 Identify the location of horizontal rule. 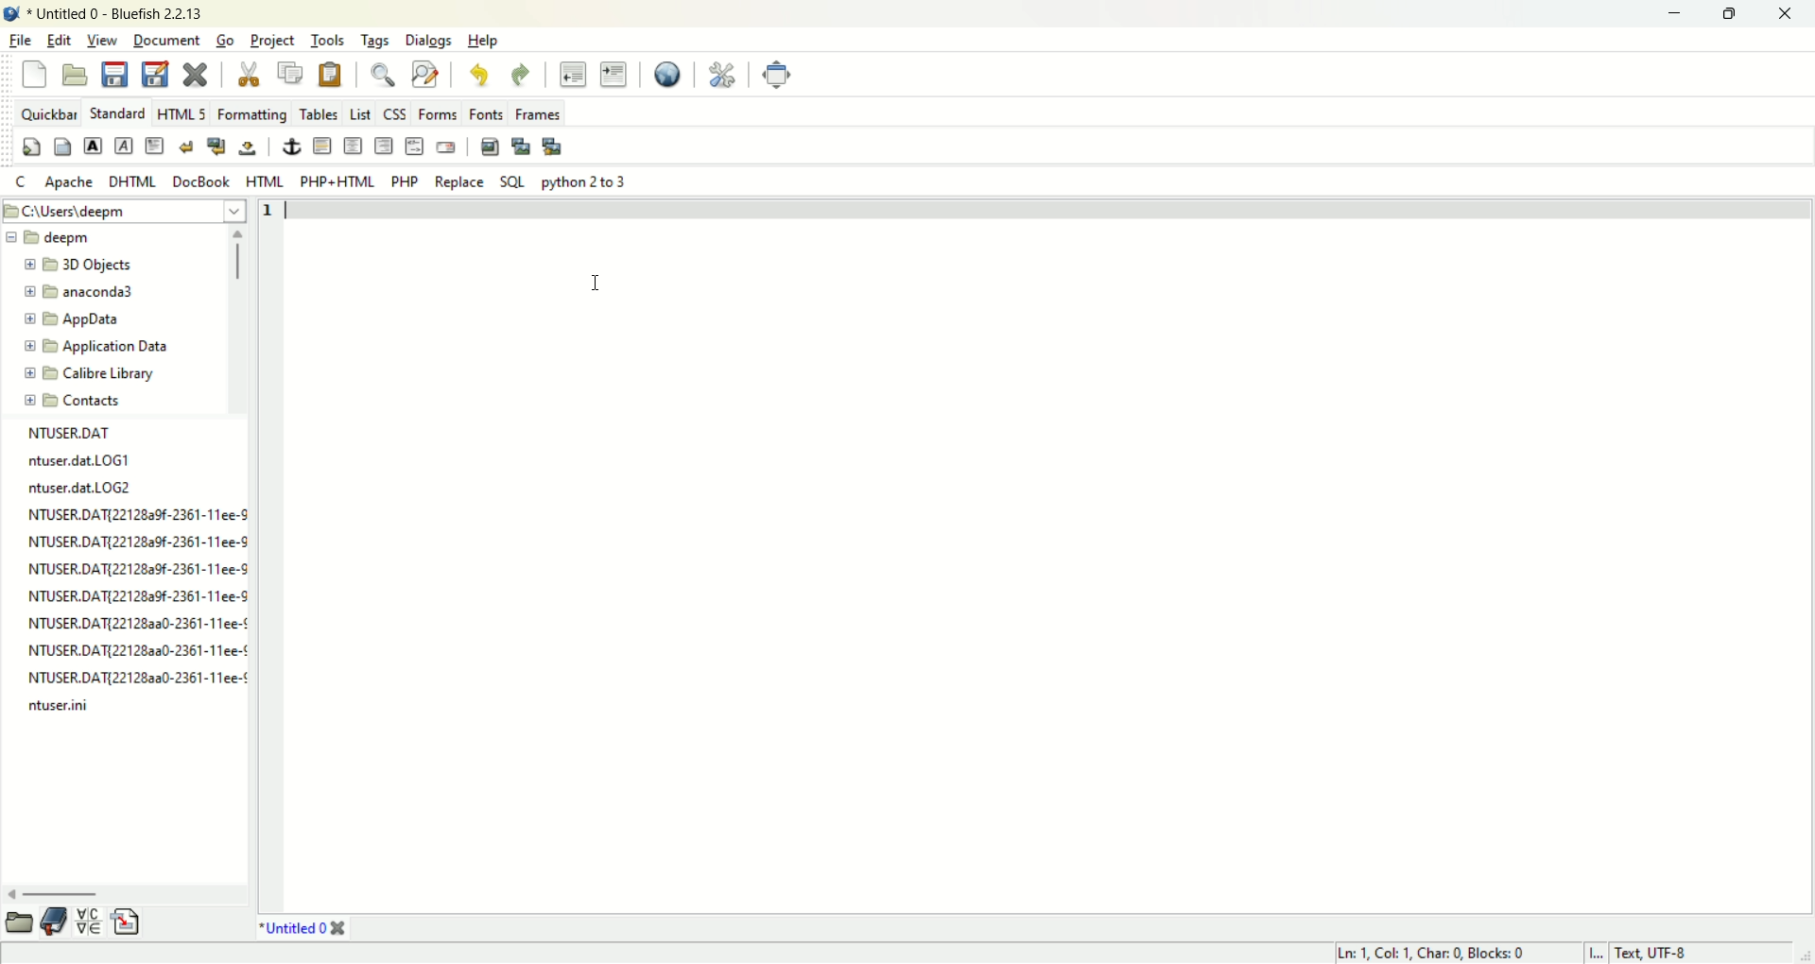
(321, 146).